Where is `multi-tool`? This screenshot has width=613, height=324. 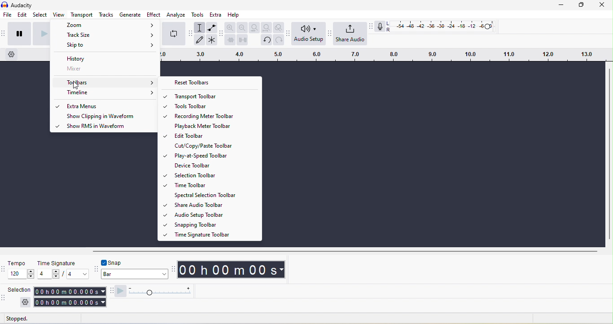 multi-tool is located at coordinates (212, 40).